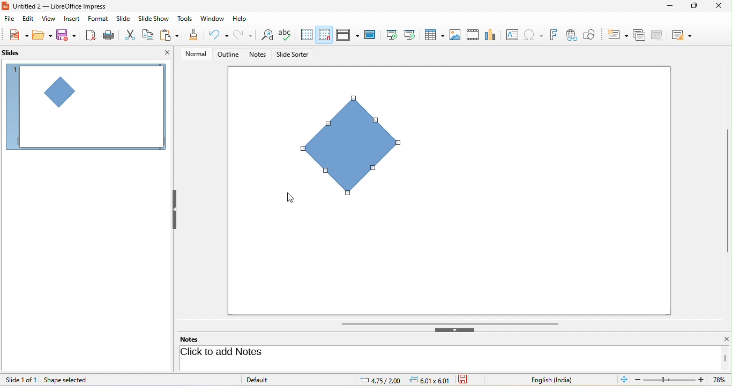 The width and height of the screenshot is (732, 386). What do you see at coordinates (185, 19) in the screenshot?
I see `tools` at bounding box center [185, 19].